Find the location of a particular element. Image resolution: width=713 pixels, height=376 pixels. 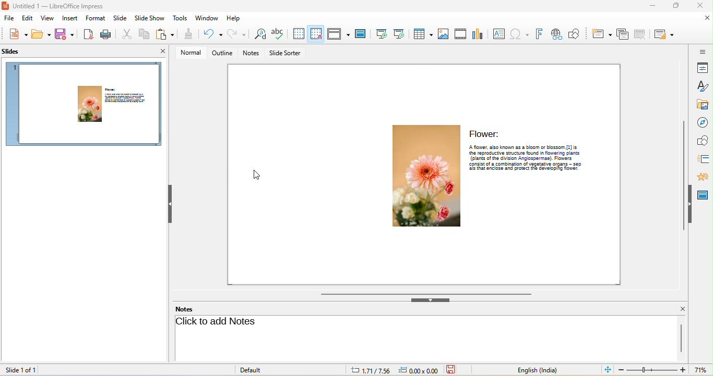

minimize is located at coordinates (651, 6).